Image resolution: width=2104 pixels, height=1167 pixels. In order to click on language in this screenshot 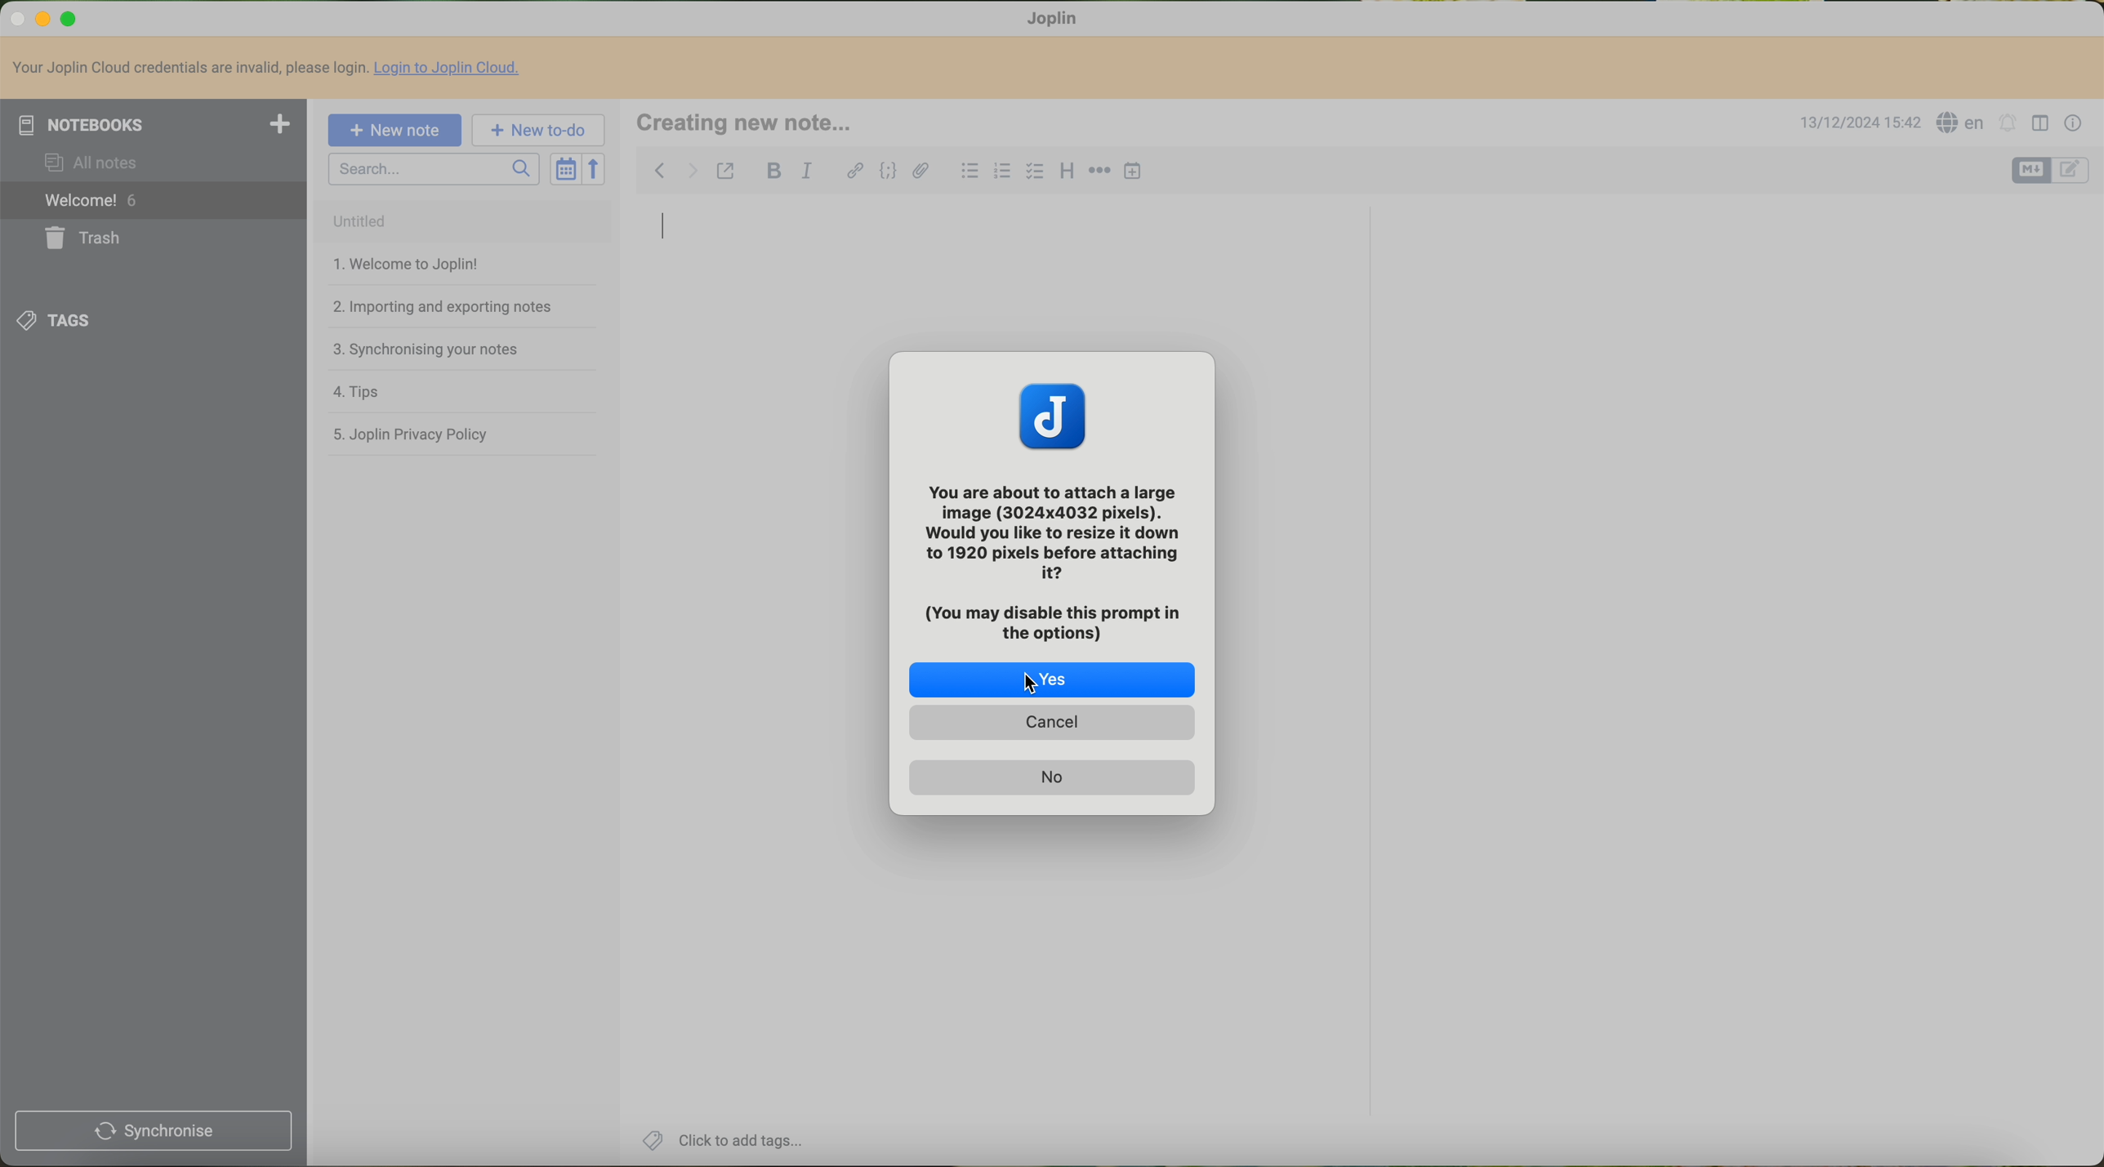, I will do `click(1962, 122)`.